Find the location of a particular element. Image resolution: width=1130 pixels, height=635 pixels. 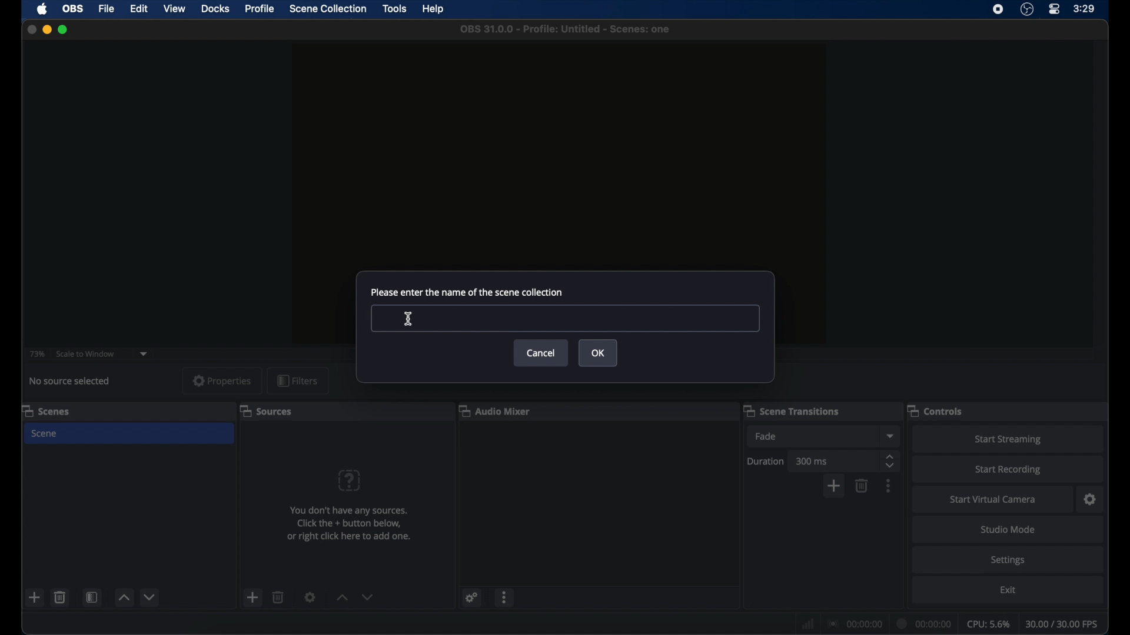

question mark icon is located at coordinates (350, 480).